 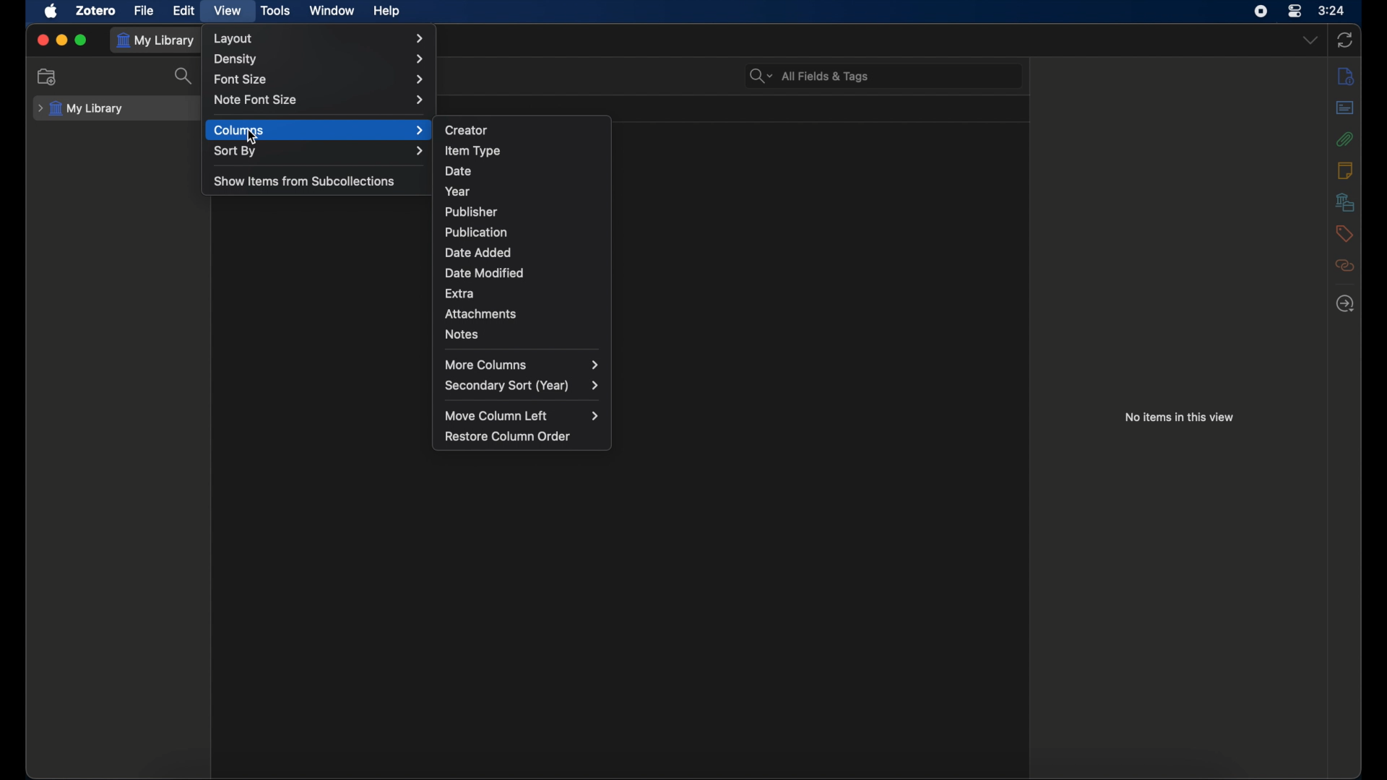 I want to click on my library, so click(x=81, y=109).